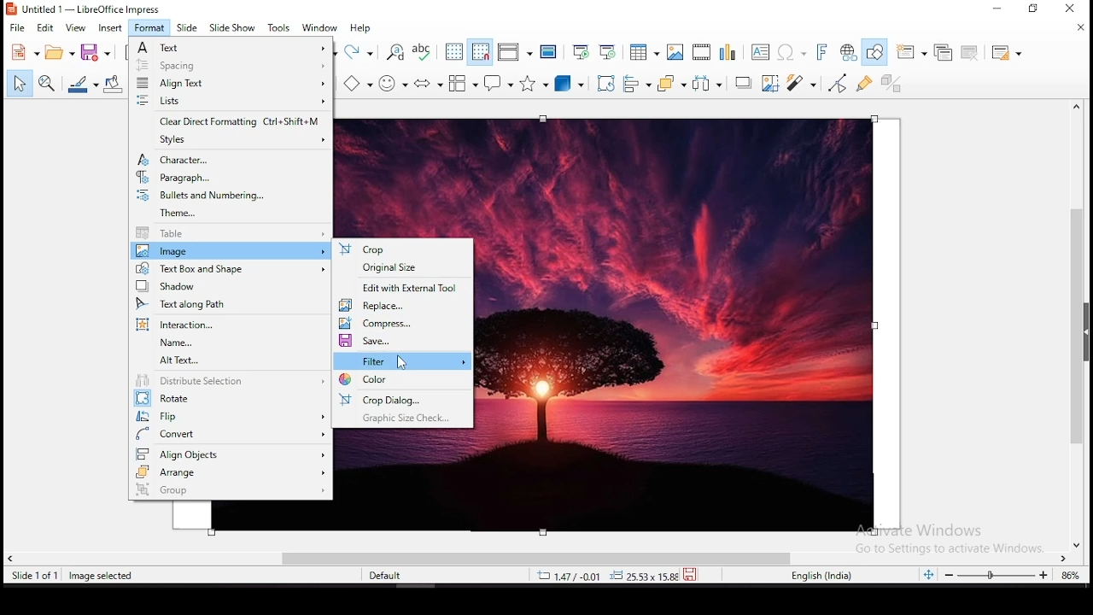  I want to click on basic shapes, so click(358, 83).